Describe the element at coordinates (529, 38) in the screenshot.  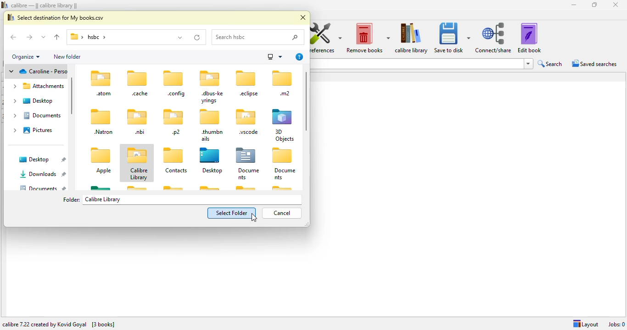
I see `edit book` at that location.